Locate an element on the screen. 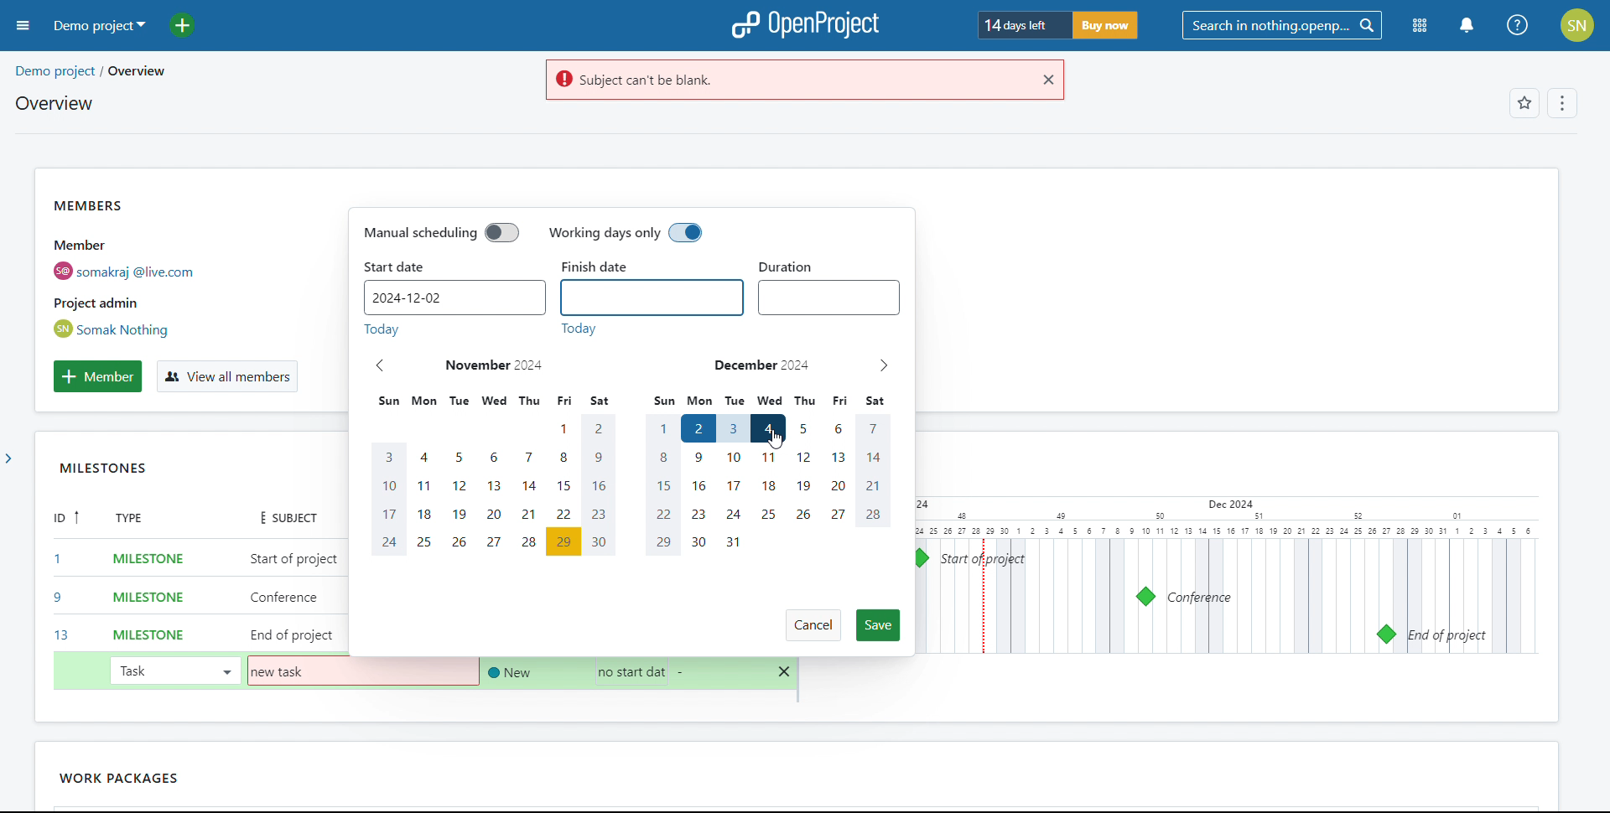  add member is located at coordinates (97, 376).